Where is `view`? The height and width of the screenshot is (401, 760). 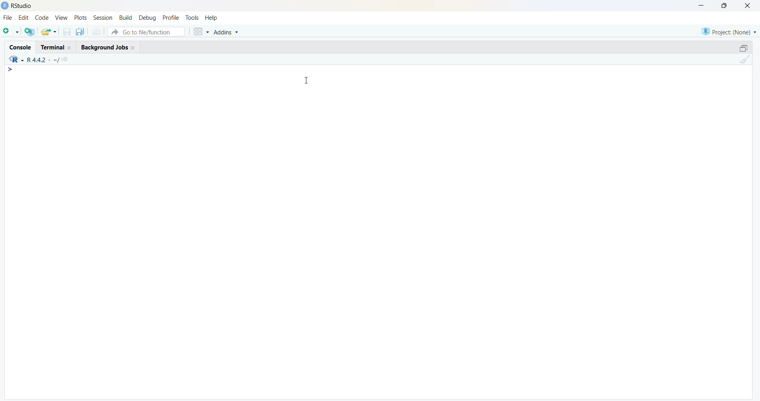 view is located at coordinates (62, 18).